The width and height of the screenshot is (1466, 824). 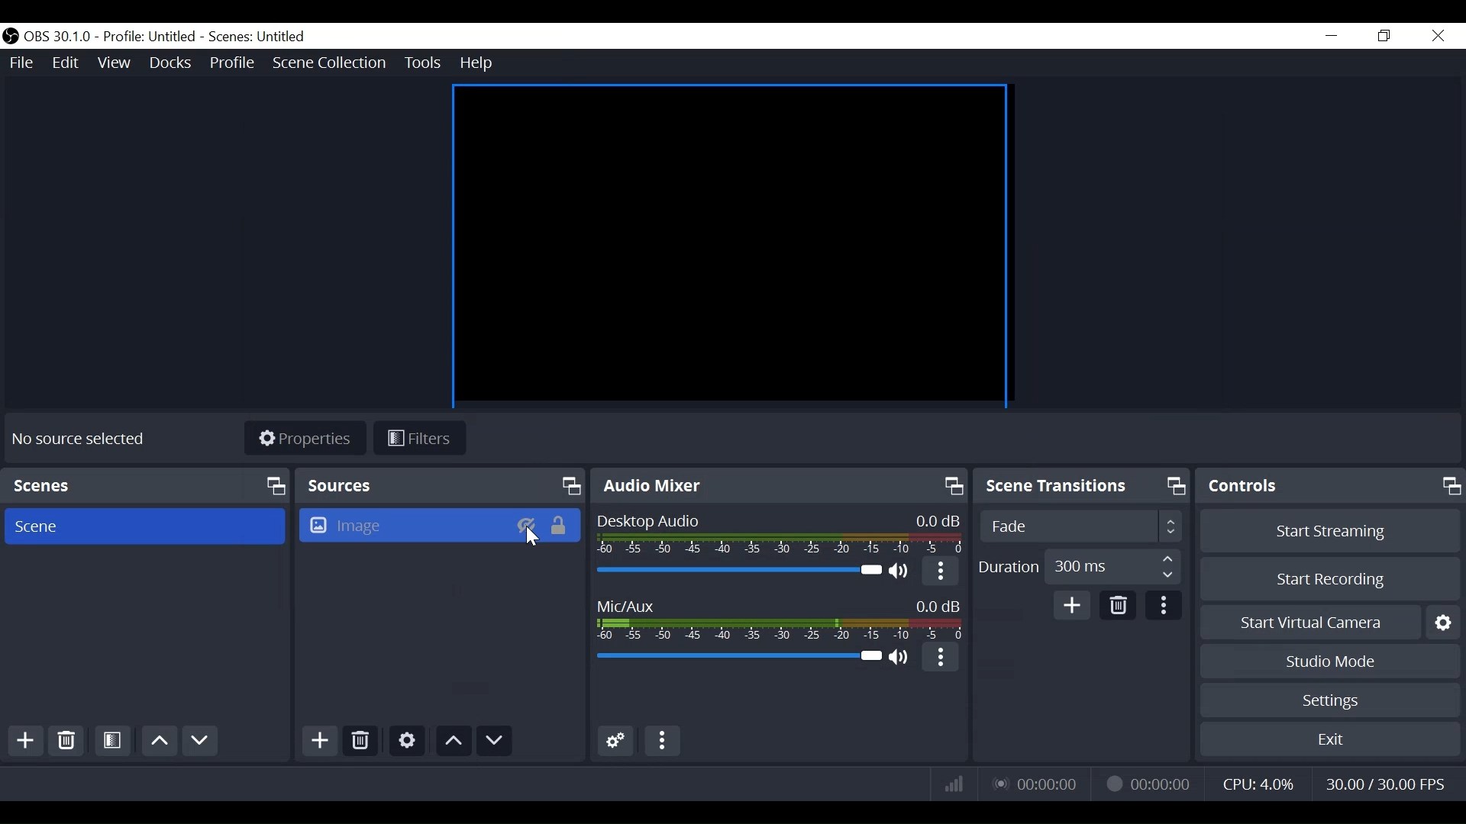 I want to click on Recording Status, so click(x=1145, y=784).